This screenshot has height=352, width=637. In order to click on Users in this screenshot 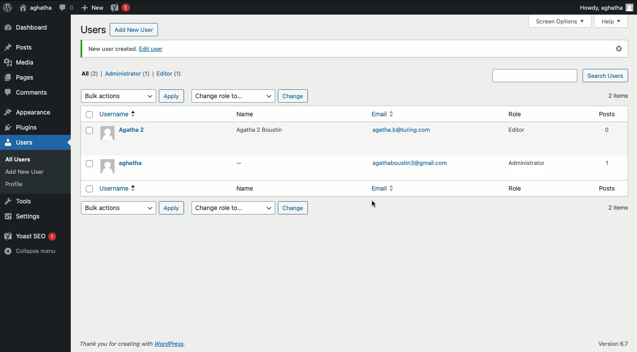, I will do `click(92, 29)`.